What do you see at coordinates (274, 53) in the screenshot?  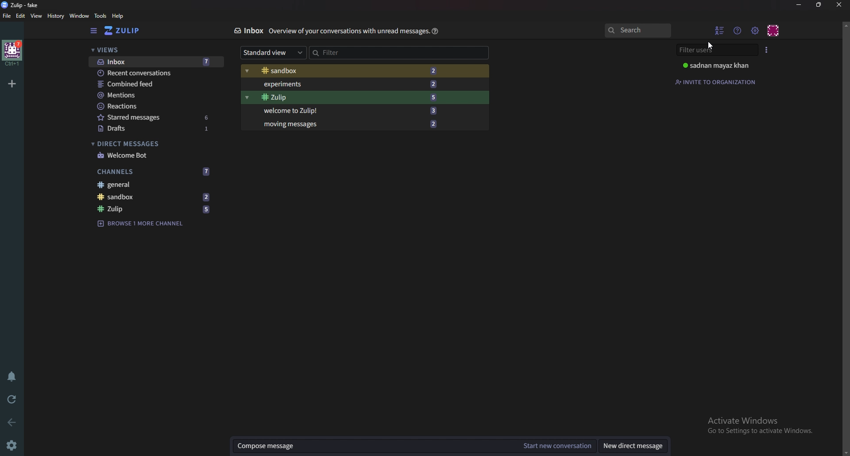 I see `Standard view` at bounding box center [274, 53].